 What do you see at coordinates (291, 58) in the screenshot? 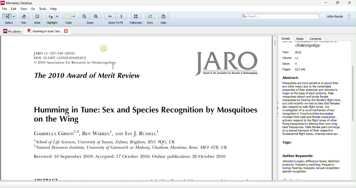
I see `volume:11` at bounding box center [291, 58].